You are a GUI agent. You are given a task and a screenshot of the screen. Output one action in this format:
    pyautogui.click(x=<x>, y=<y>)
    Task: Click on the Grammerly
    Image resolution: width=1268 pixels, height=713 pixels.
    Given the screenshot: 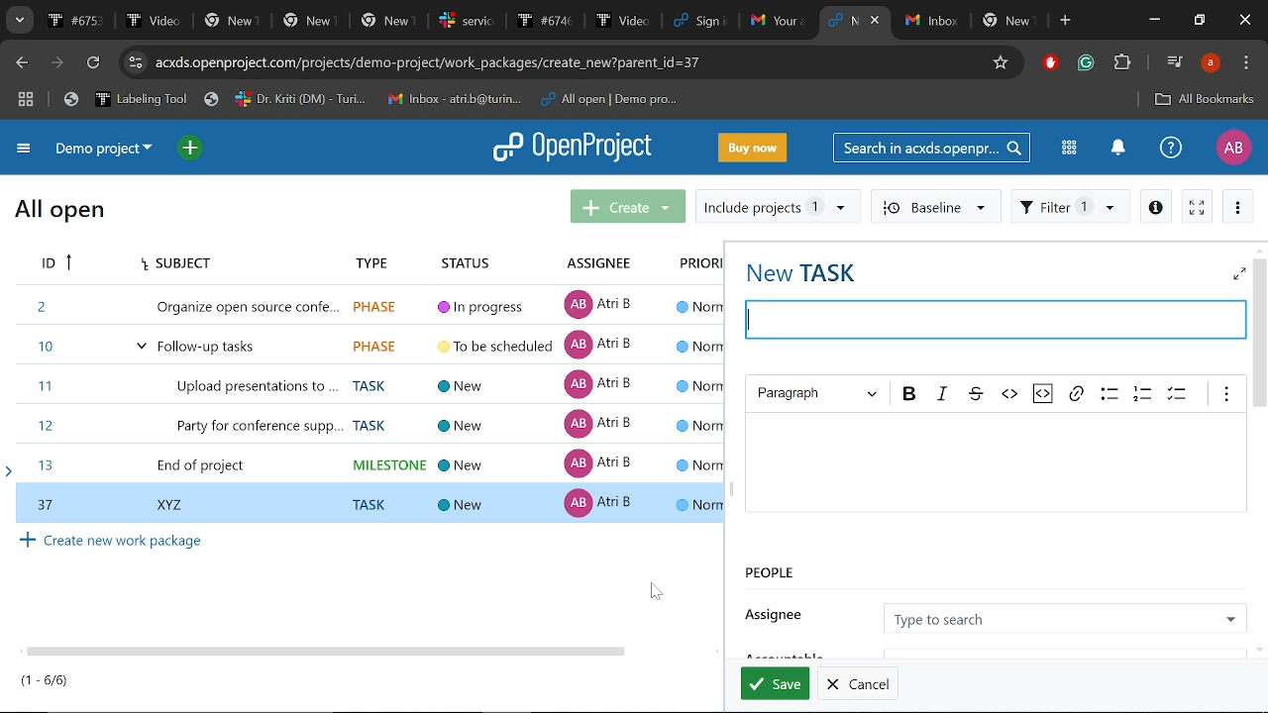 What is the action you would take?
    pyautogui.click(x=1088, y=63)
    